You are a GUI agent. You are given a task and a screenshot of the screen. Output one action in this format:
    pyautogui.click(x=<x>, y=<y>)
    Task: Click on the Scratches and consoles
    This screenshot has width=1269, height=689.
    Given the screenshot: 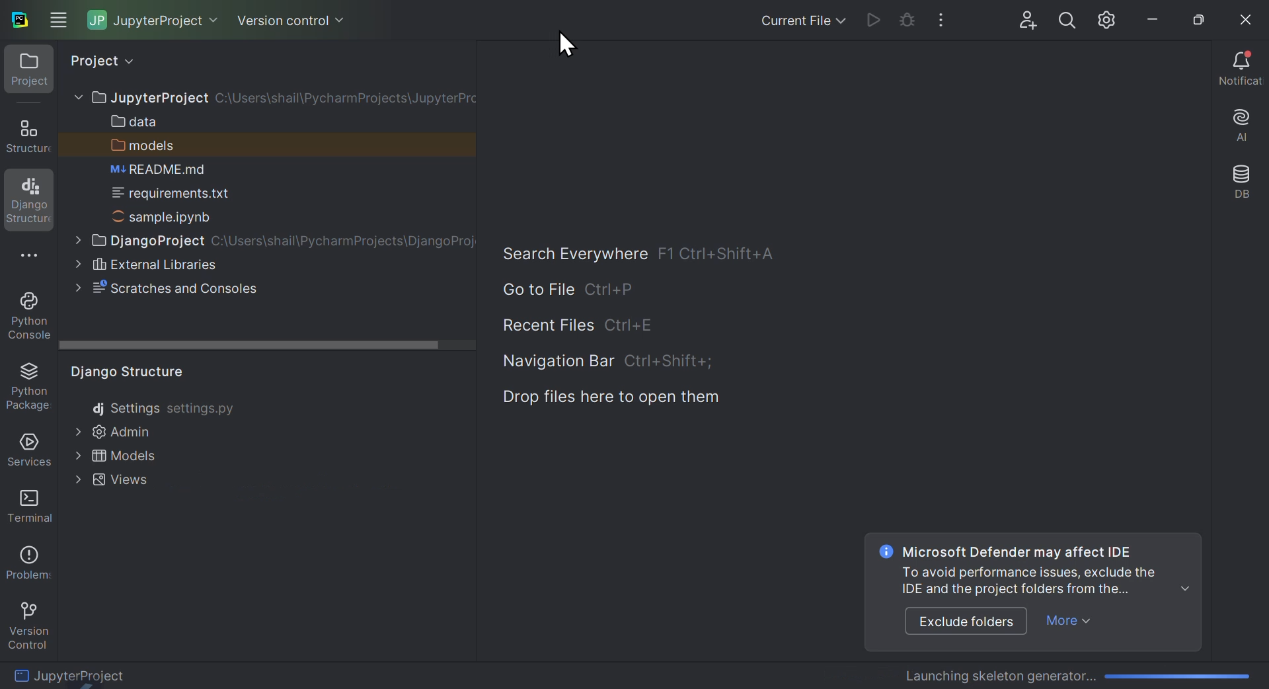 What is the action you would take?
    pyautogui.click(x=193, y=286)
    